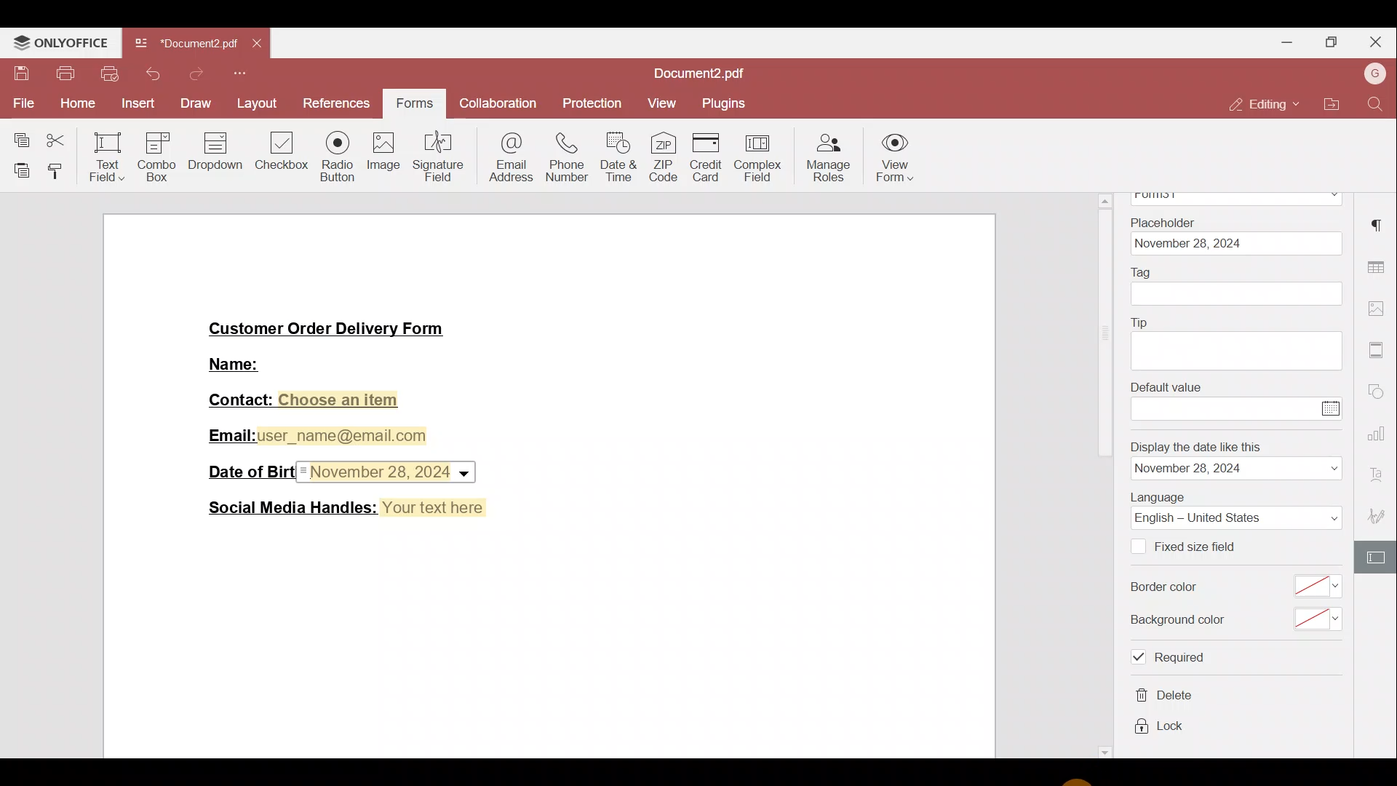 The height and width of the screenshot is (786, 1397). What do you see at coordinates (1380, 439) in the screenshot?
I see `Chart settings` at bounding box center [1380, 439].